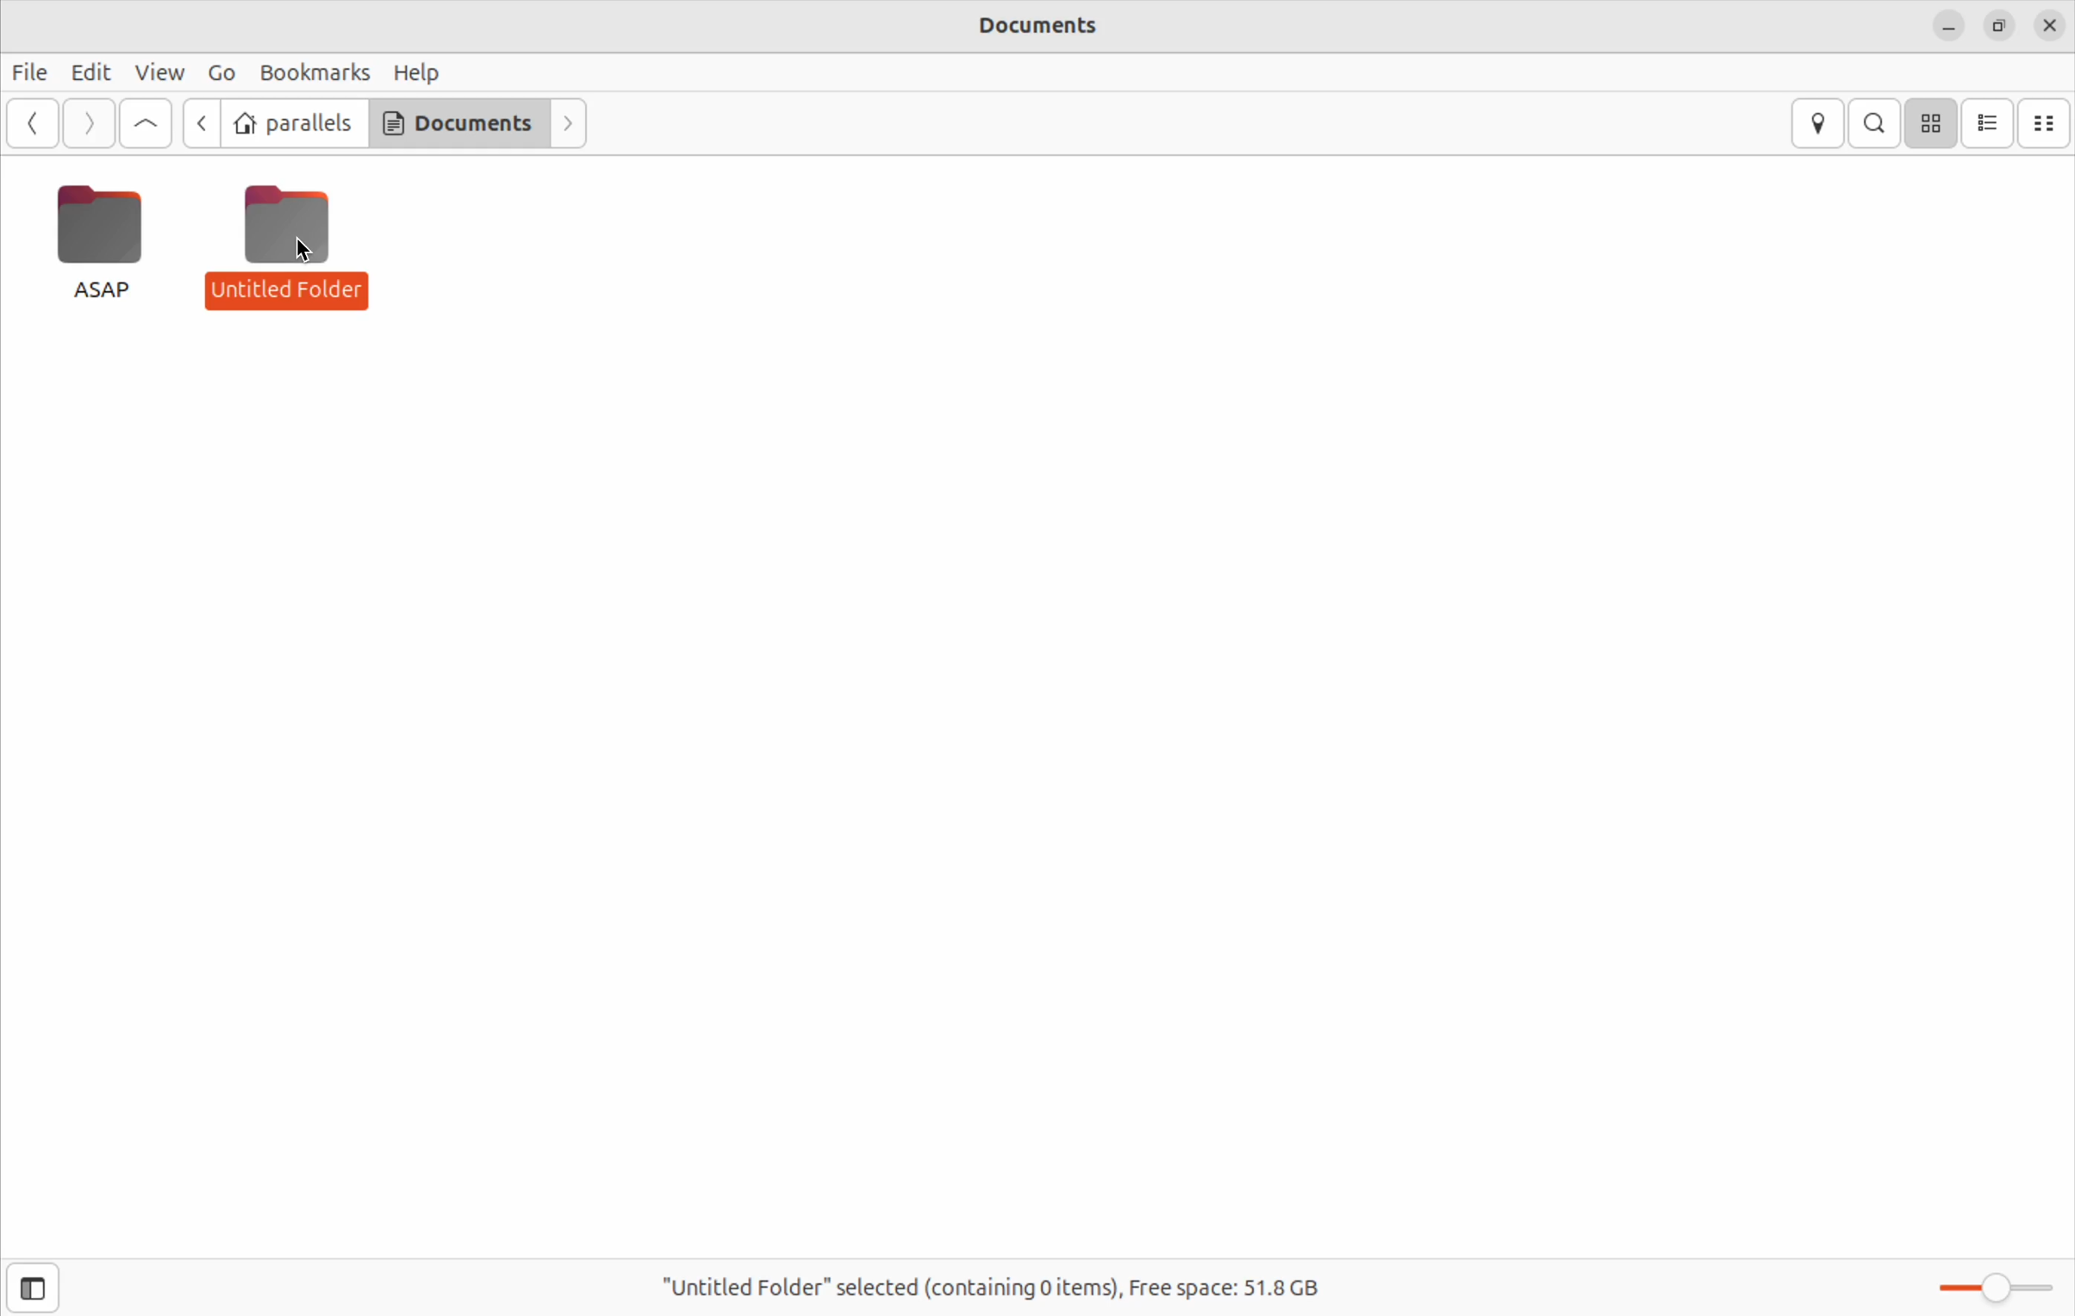 This screenshot has width=2075, height=1316. Describe the element at coordinates (313, 69) in the screenshot. I see `Bookmarks` at that location.